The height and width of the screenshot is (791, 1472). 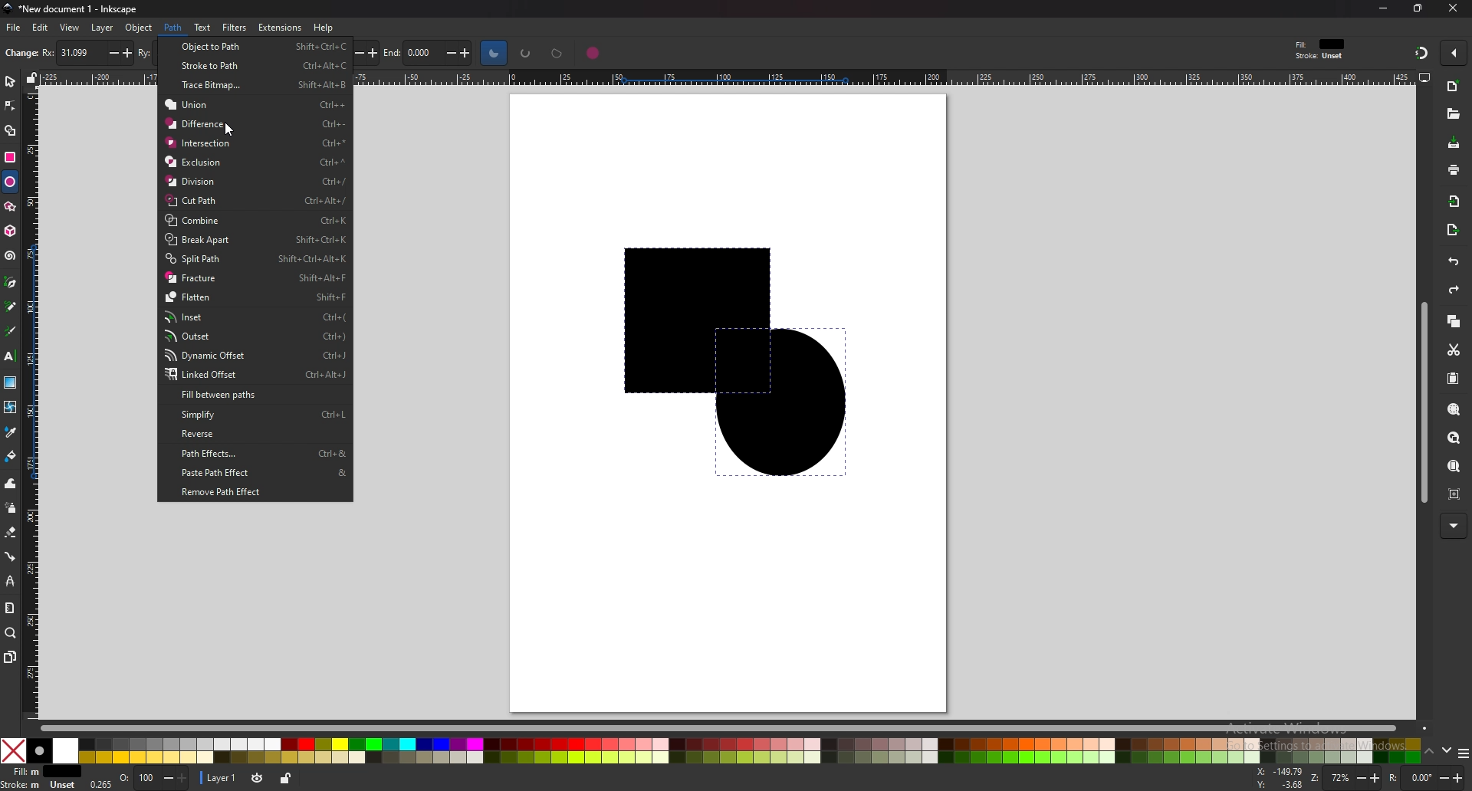 What do you see at coordinates (1454, 53) in the screenshot?
I see `enable snapping` at bounding box center [1454, 53].